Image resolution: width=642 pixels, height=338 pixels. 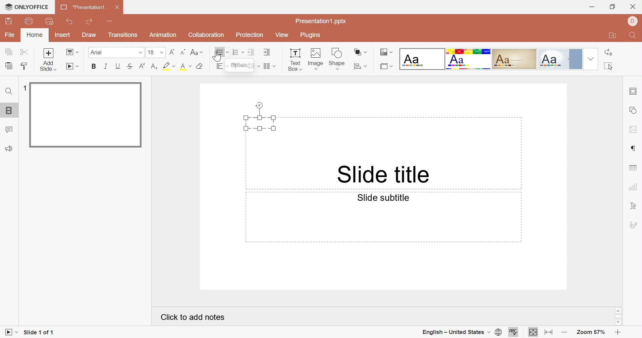 What do you see at coordinates (182, 52) in the screenshot?
I see `Decrement font size` at bounding box center [182, 52].